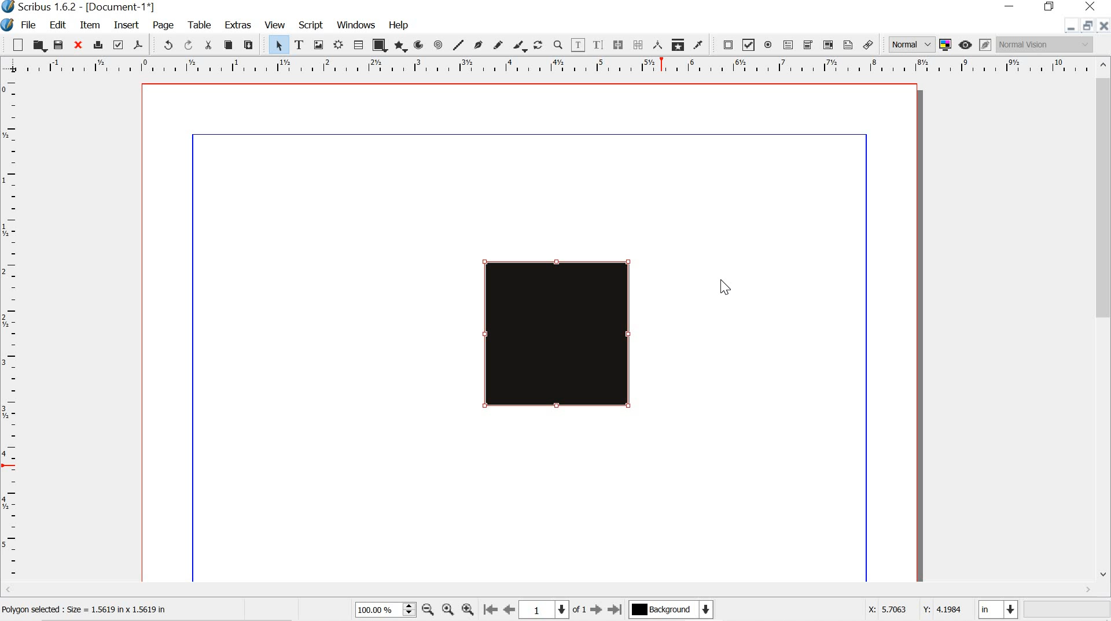 The height and width of the screenshot is (621, 1111). I want to click on gradient added to object, so click(554, 331).